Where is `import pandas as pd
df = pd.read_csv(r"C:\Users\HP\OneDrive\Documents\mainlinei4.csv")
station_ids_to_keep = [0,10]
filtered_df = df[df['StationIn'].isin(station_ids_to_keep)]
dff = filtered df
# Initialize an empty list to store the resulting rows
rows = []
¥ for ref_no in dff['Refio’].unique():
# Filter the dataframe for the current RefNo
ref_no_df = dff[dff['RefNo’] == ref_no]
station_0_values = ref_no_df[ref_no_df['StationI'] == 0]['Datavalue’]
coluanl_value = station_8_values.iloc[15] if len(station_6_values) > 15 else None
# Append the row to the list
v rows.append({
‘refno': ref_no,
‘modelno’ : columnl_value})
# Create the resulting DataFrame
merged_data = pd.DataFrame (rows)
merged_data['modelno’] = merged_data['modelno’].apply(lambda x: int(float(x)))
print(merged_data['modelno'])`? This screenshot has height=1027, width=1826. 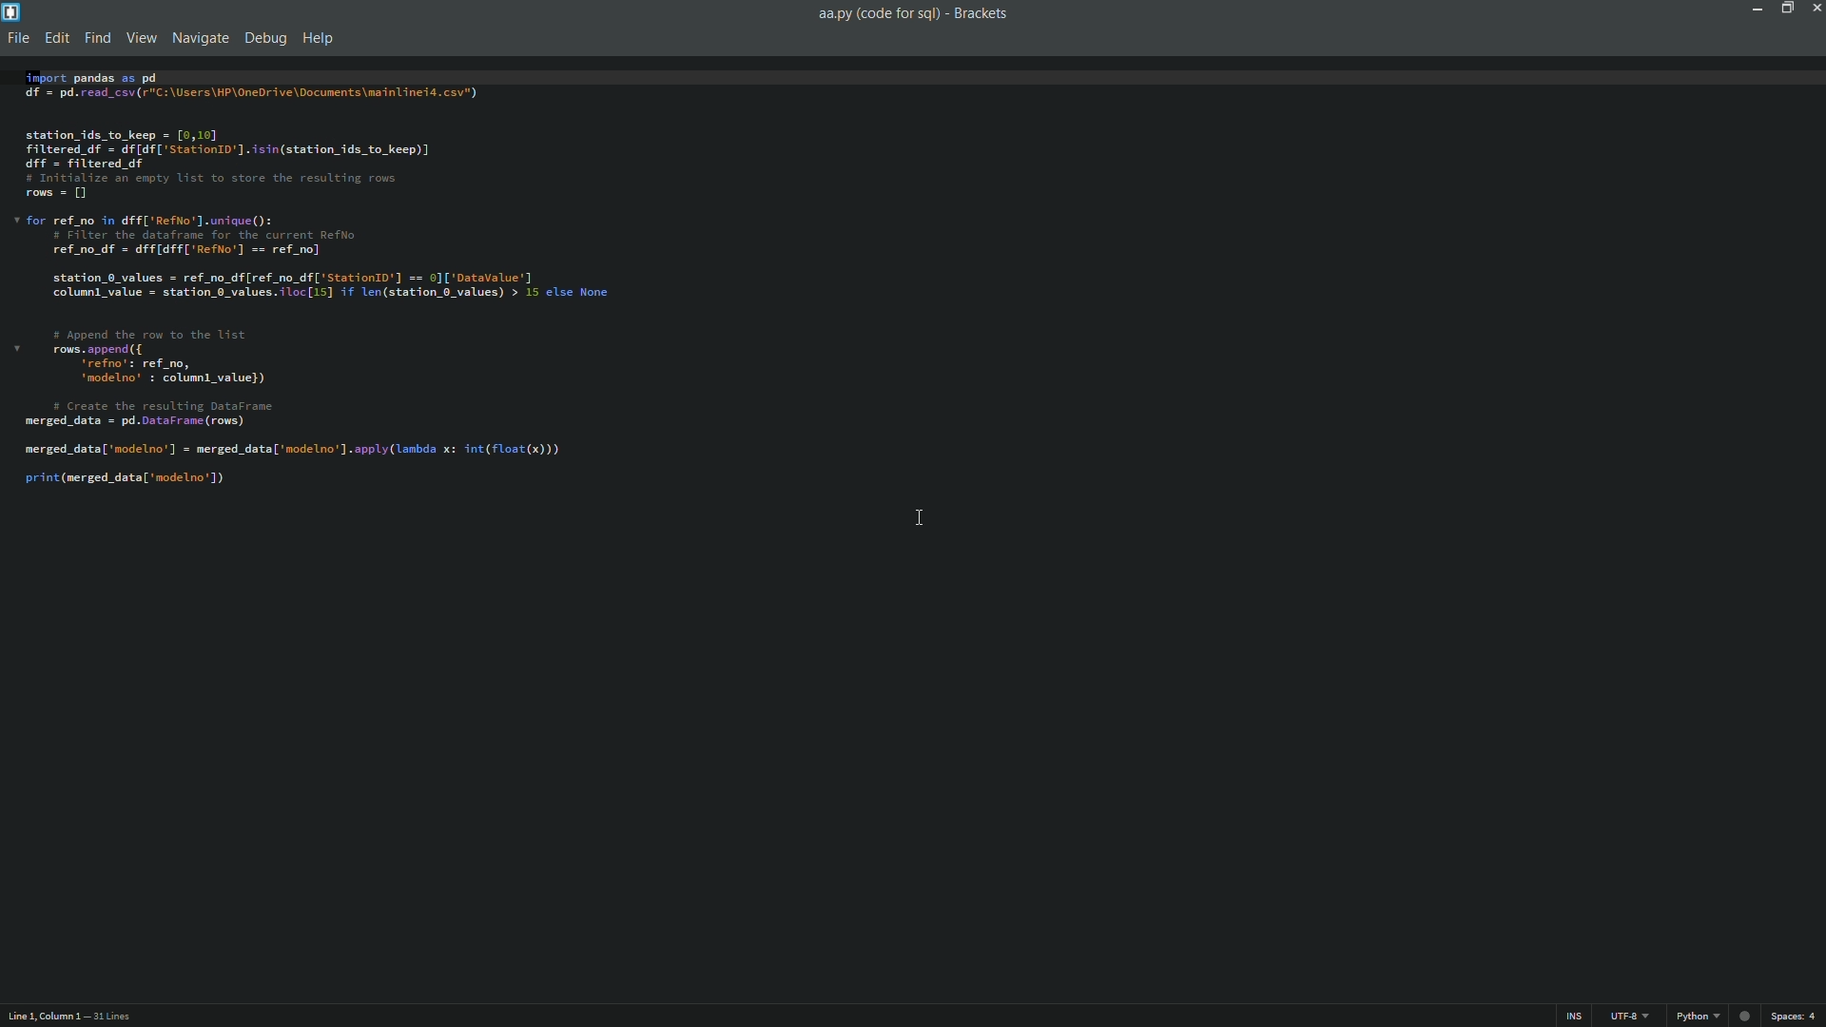
import pandas as pd
df = pd.read_csv(r"C:\Users\HP\OneDrive\Documents\mainlinei4.csv")
station_ids_to_keep = [0,10]
filtered_df = df[df['StationIn'].isin(station_ids_to_keep)]
dff = filtered df
# Initialize an empty list to store the resulting rows
rows = []
¥ for ref_no in dff['Refio’].unique():
# Filter the dataframe for the current RefNo
ref_no_df = dff[dff['RefNo’] == ref_no]
station_0_values = ref_no_df[ref_no_df['StationI'] == 0]['Datavalue’]
coluanl_value = station_8_values.iloc[15] if len(station_6_values) > 15 else None
# Append the row to the list
v rows.append({
‘refno': ref_no,
‘modelno’ : columnl_value})
# Create the resulting DataFrame
merged_data = pd.DataFrame (rows)
merged_data['modelno’] = merged_data['modelno’].apply(lambda x: int(float(x)))
print(merged_data['modelno']) is located at coordinates (903, 277).